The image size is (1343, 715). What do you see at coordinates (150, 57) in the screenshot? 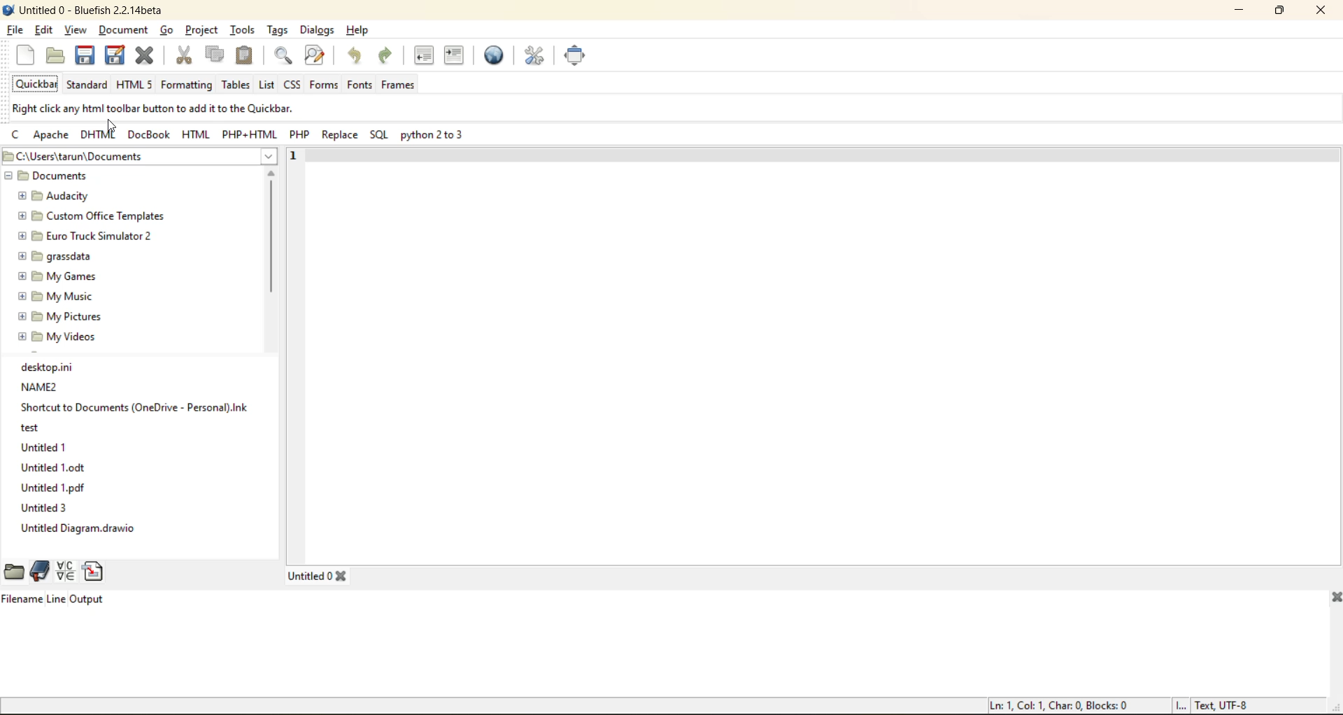
I see `close` at bounding box center [150, 57].